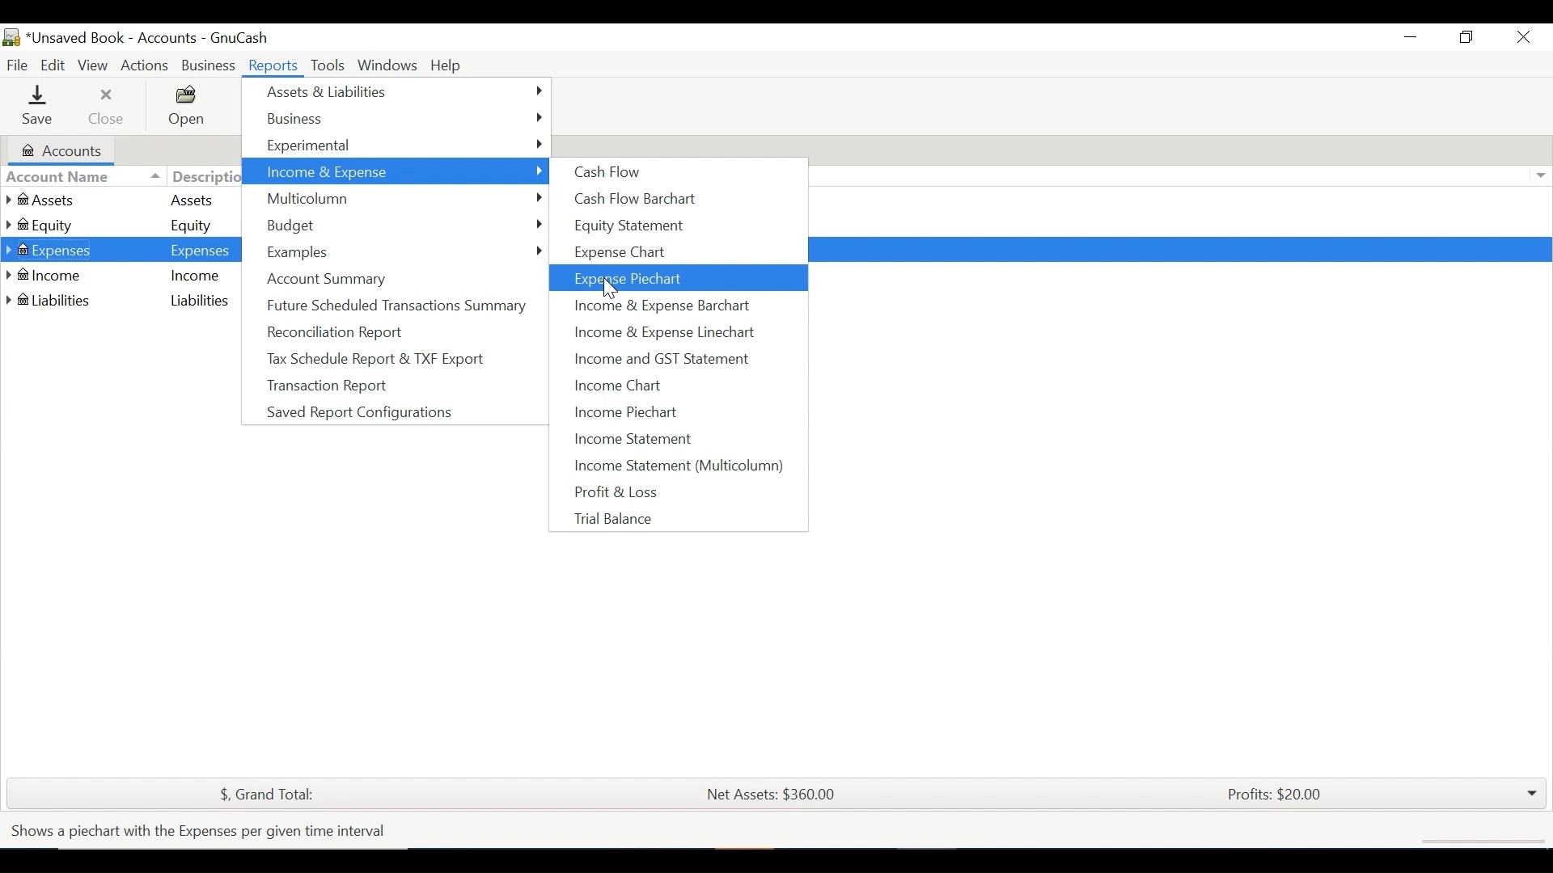  Describe the element at coordinates (623, 386) in the screenshot. I see `Income Chart` at that location.